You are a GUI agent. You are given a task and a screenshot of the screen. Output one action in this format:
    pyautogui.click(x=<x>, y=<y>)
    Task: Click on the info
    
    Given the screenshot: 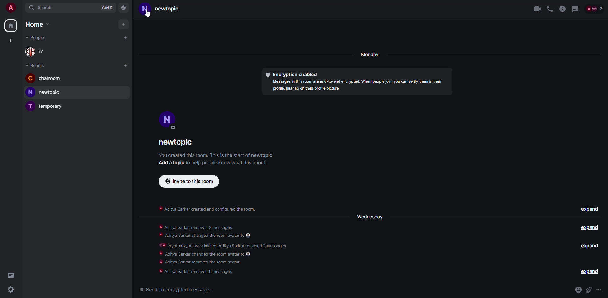 What is the action you would take?
    pyautogui.click(x=210, y=209)
    